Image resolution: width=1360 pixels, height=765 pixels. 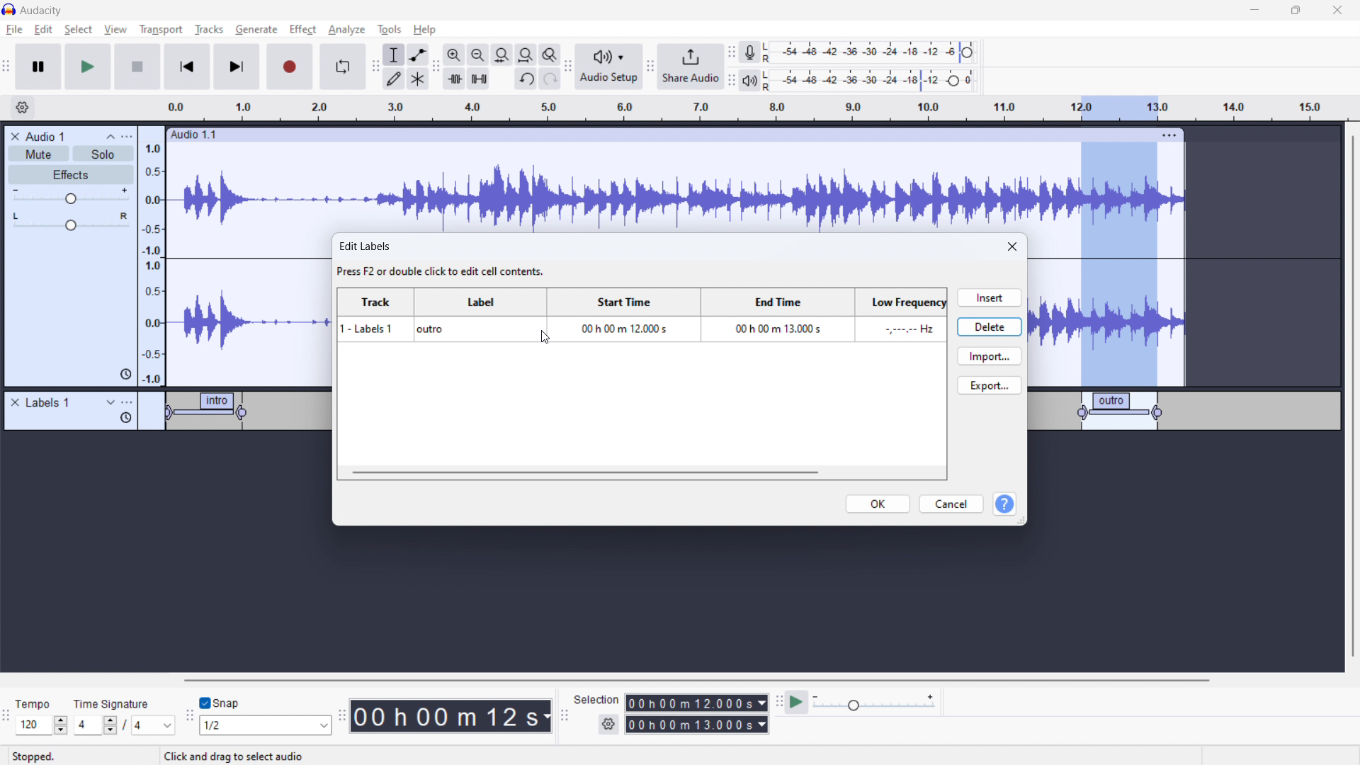 What do you see at coordinates (584, 472) in the screenshot?
I see `horizontal scrollbar` at bounding box center [584, 472].